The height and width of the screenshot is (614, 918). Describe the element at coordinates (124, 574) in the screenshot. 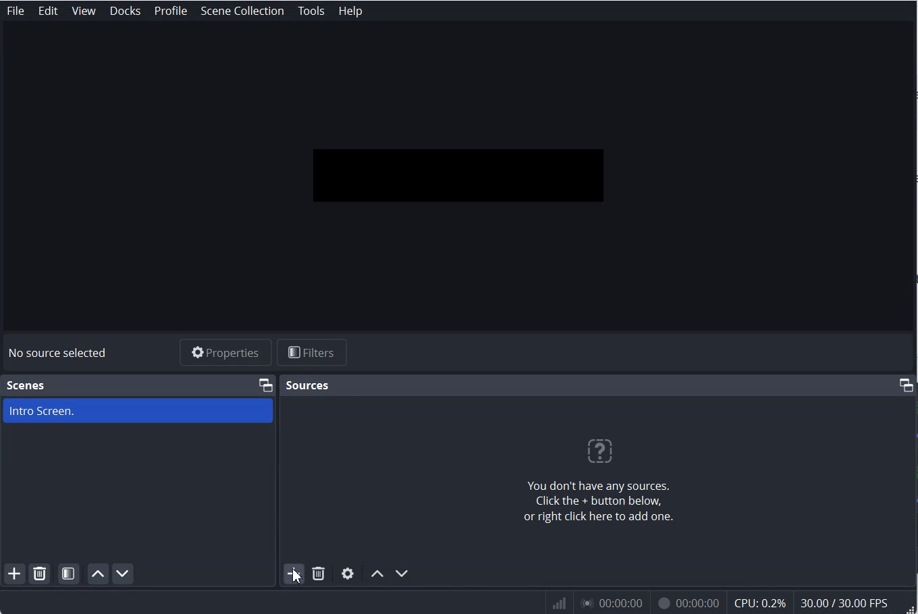

I see `Move Scene Down` at that location.